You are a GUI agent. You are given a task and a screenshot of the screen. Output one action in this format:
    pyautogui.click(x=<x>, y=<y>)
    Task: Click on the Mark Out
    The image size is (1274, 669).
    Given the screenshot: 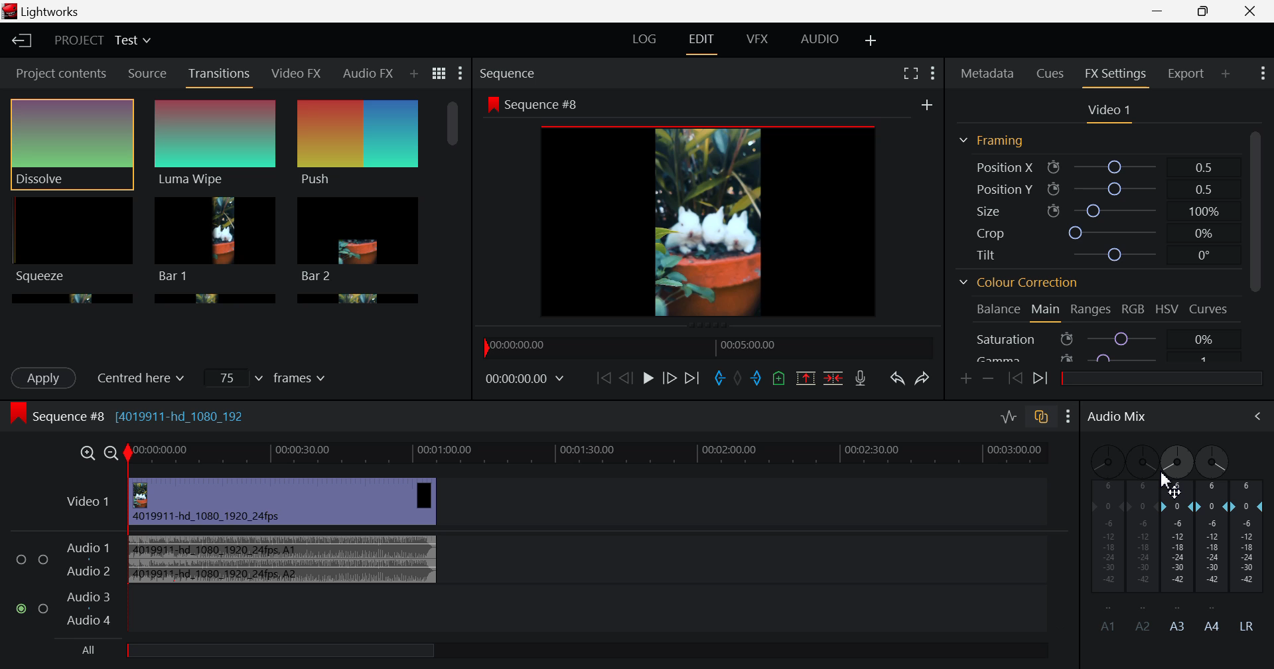 What is the action you would take?
    pyautogui.click(x=756, y=378)
    